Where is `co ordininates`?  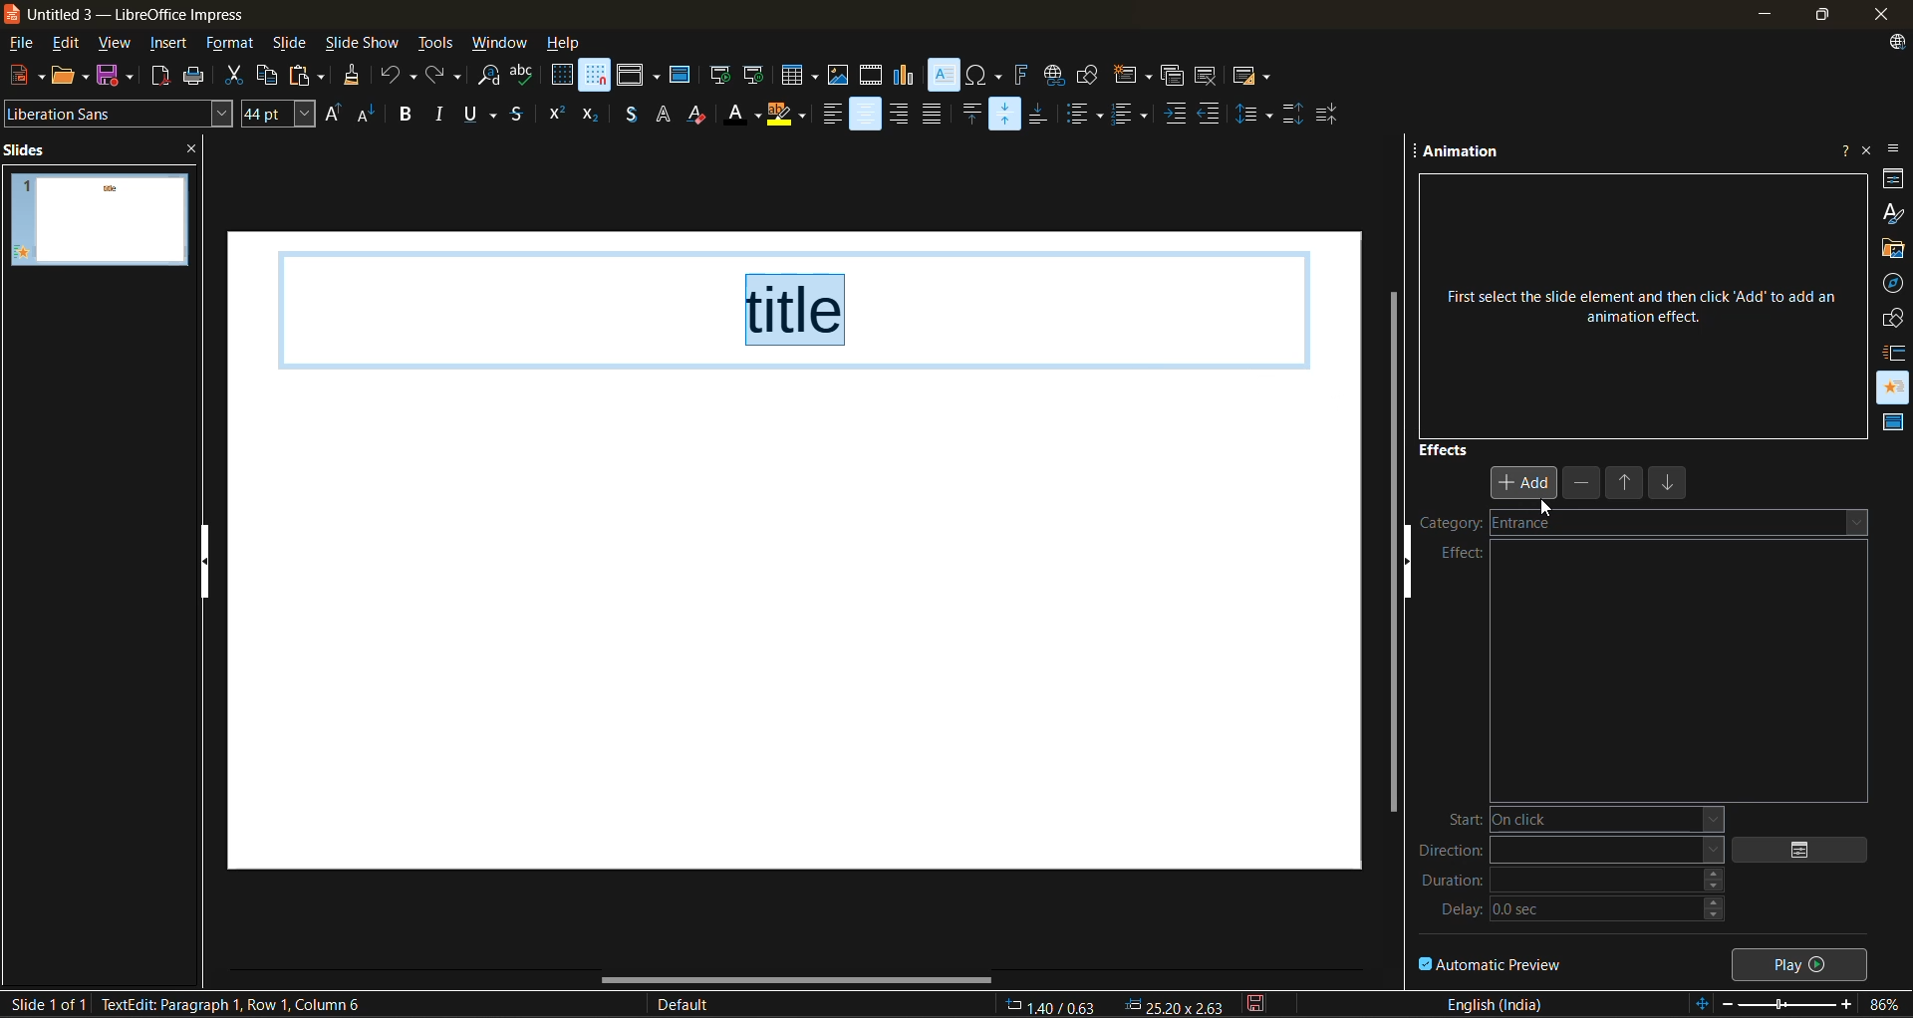
co ordininates is located at coordinates (1115, 1003).